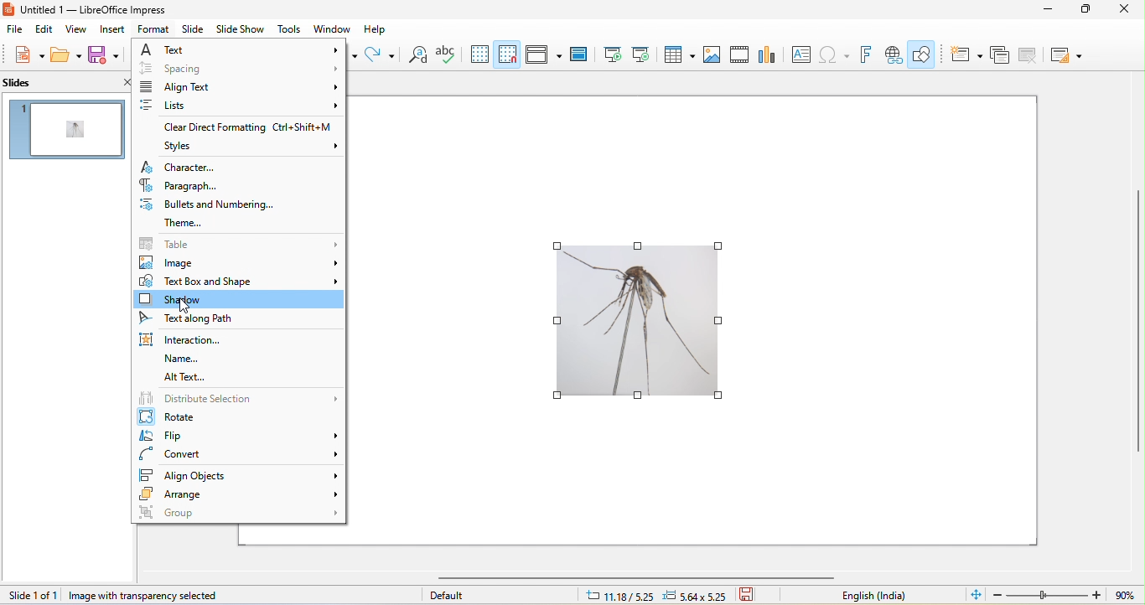 This screenshot has width=1145, height=605. Describe the element at coordinates (753, 595) in the screenshot. I see `save` at that location.